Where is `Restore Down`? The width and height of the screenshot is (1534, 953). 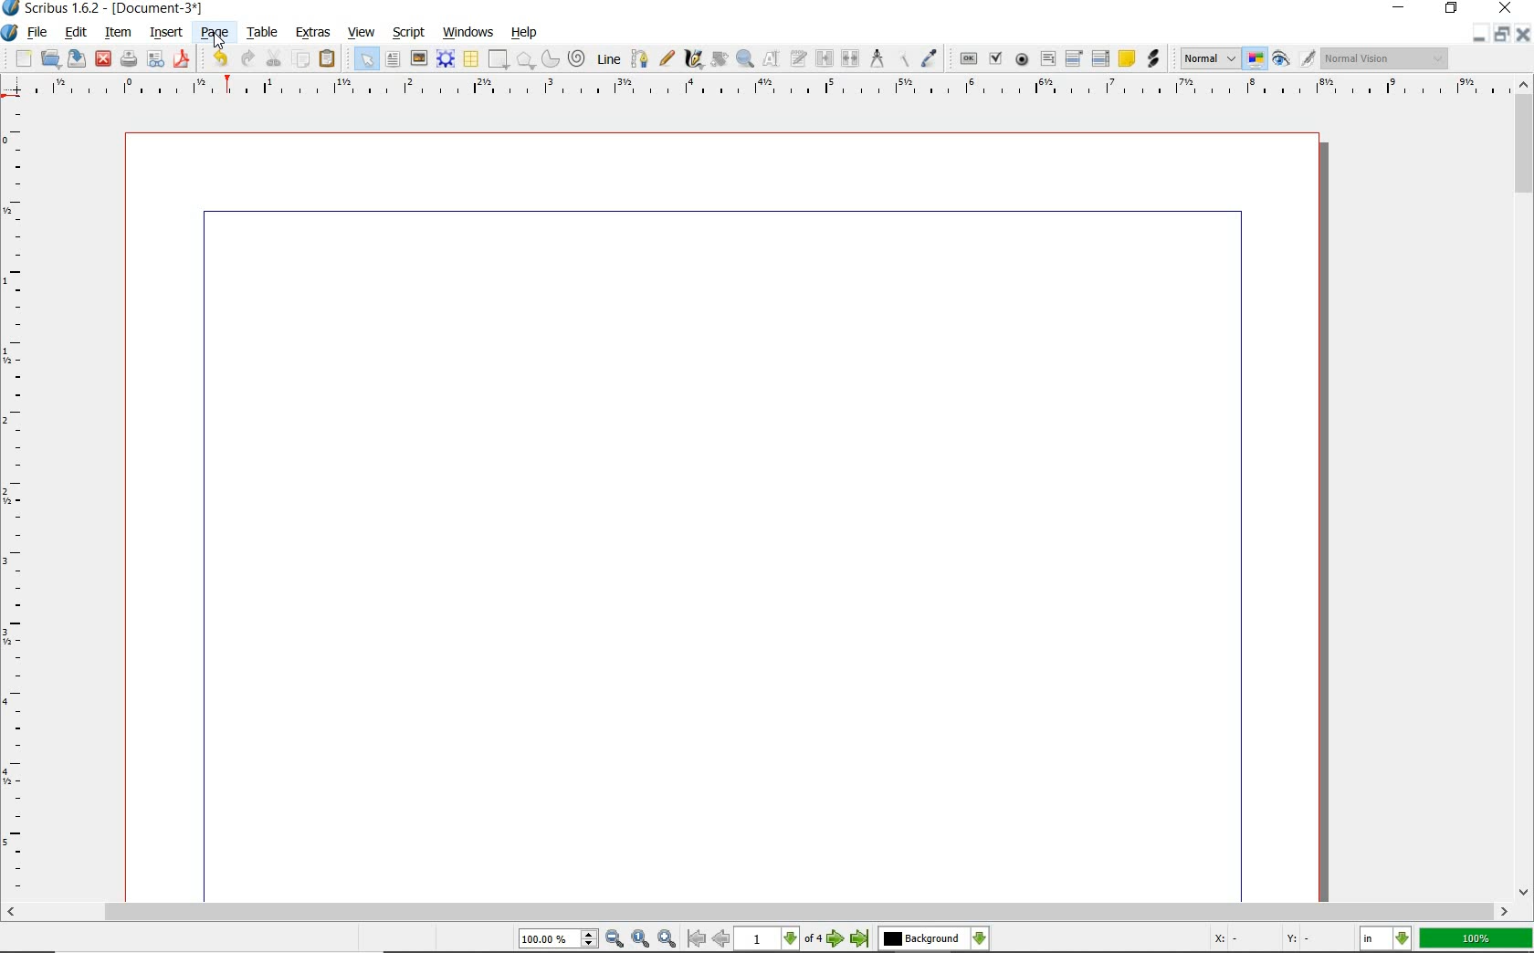
Restore Down is located at coordinates (1478, 37).